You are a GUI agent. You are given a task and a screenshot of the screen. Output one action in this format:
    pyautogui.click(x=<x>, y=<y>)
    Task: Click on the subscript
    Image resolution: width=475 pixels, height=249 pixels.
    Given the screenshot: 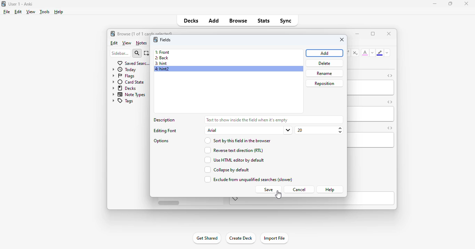 What is the action you would take?
    pyautogui.click(x=355, y=53)
    